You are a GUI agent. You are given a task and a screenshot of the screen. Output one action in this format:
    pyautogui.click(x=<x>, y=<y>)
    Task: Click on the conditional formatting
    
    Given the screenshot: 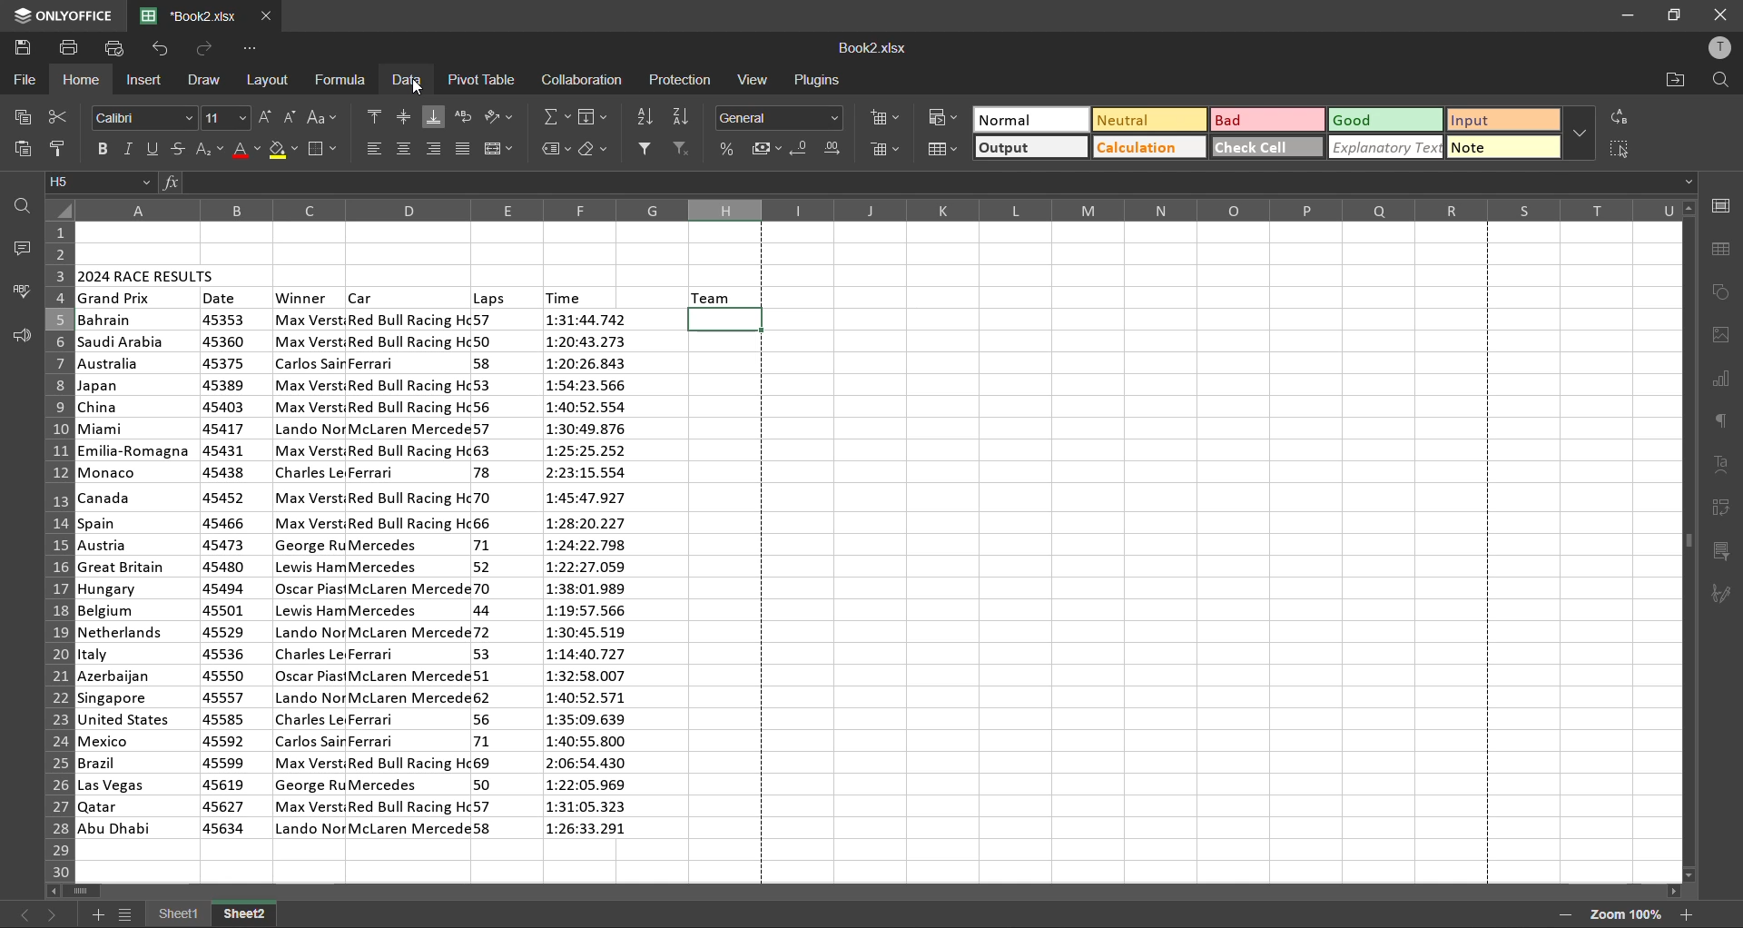 What is the action you would take?
    pyautogui.click(x=946, y=119)
    